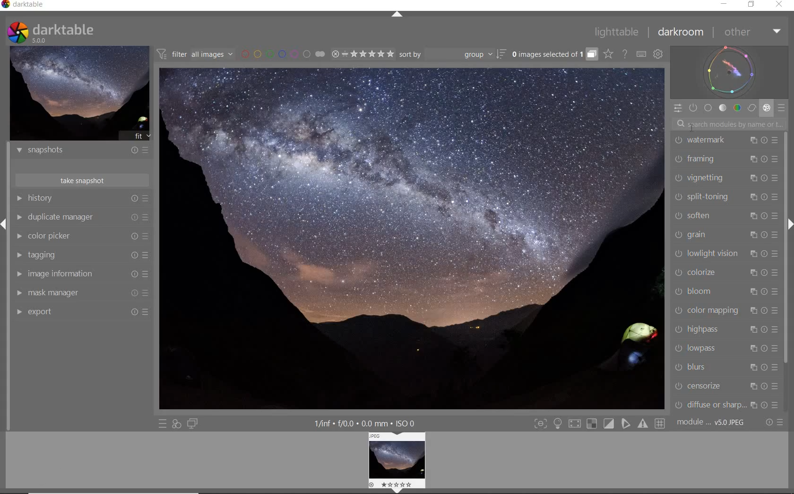  I want to click on EXPAND GROUPED IMAGES, so click(554, 55).